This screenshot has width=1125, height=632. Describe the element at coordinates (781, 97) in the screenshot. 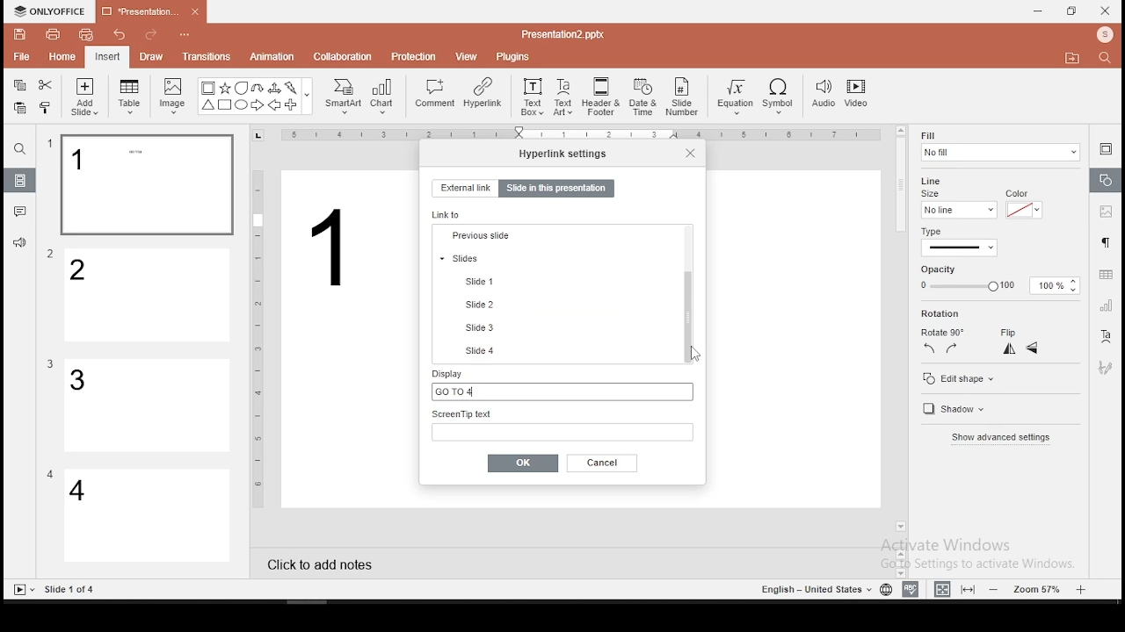

I see `symbol` at that location.